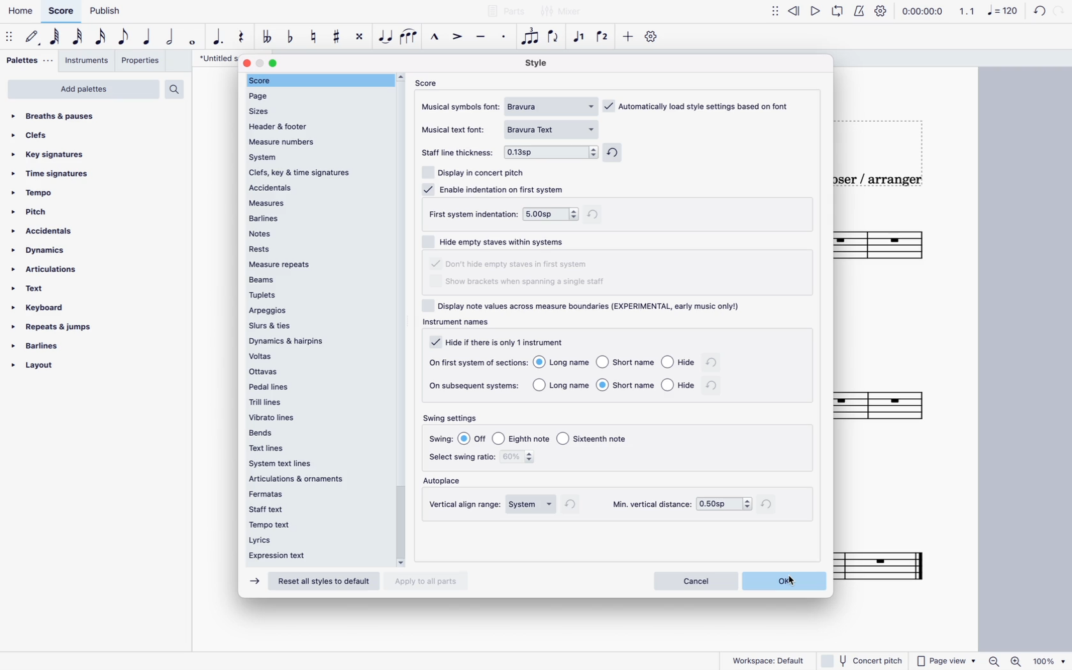 The image size is (1072, 670). Describe the element at coordinates (316, 249) in the screenshot. I see `rests` at that location.